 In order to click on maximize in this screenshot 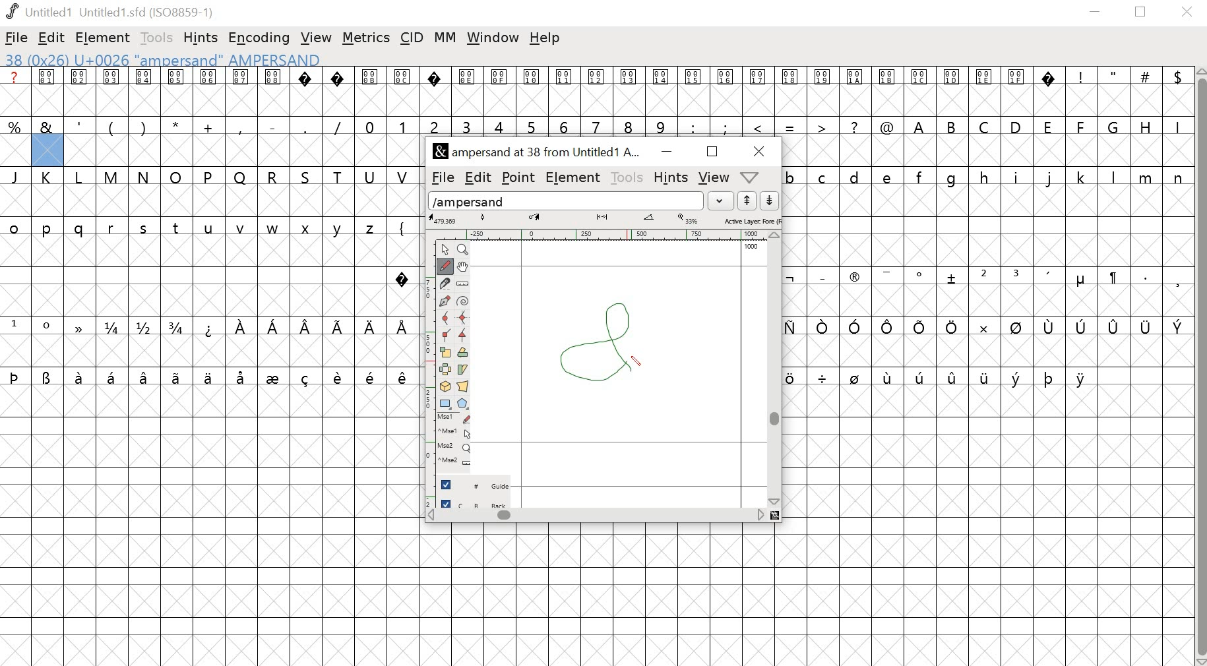, I will do `click(712, 152)`.